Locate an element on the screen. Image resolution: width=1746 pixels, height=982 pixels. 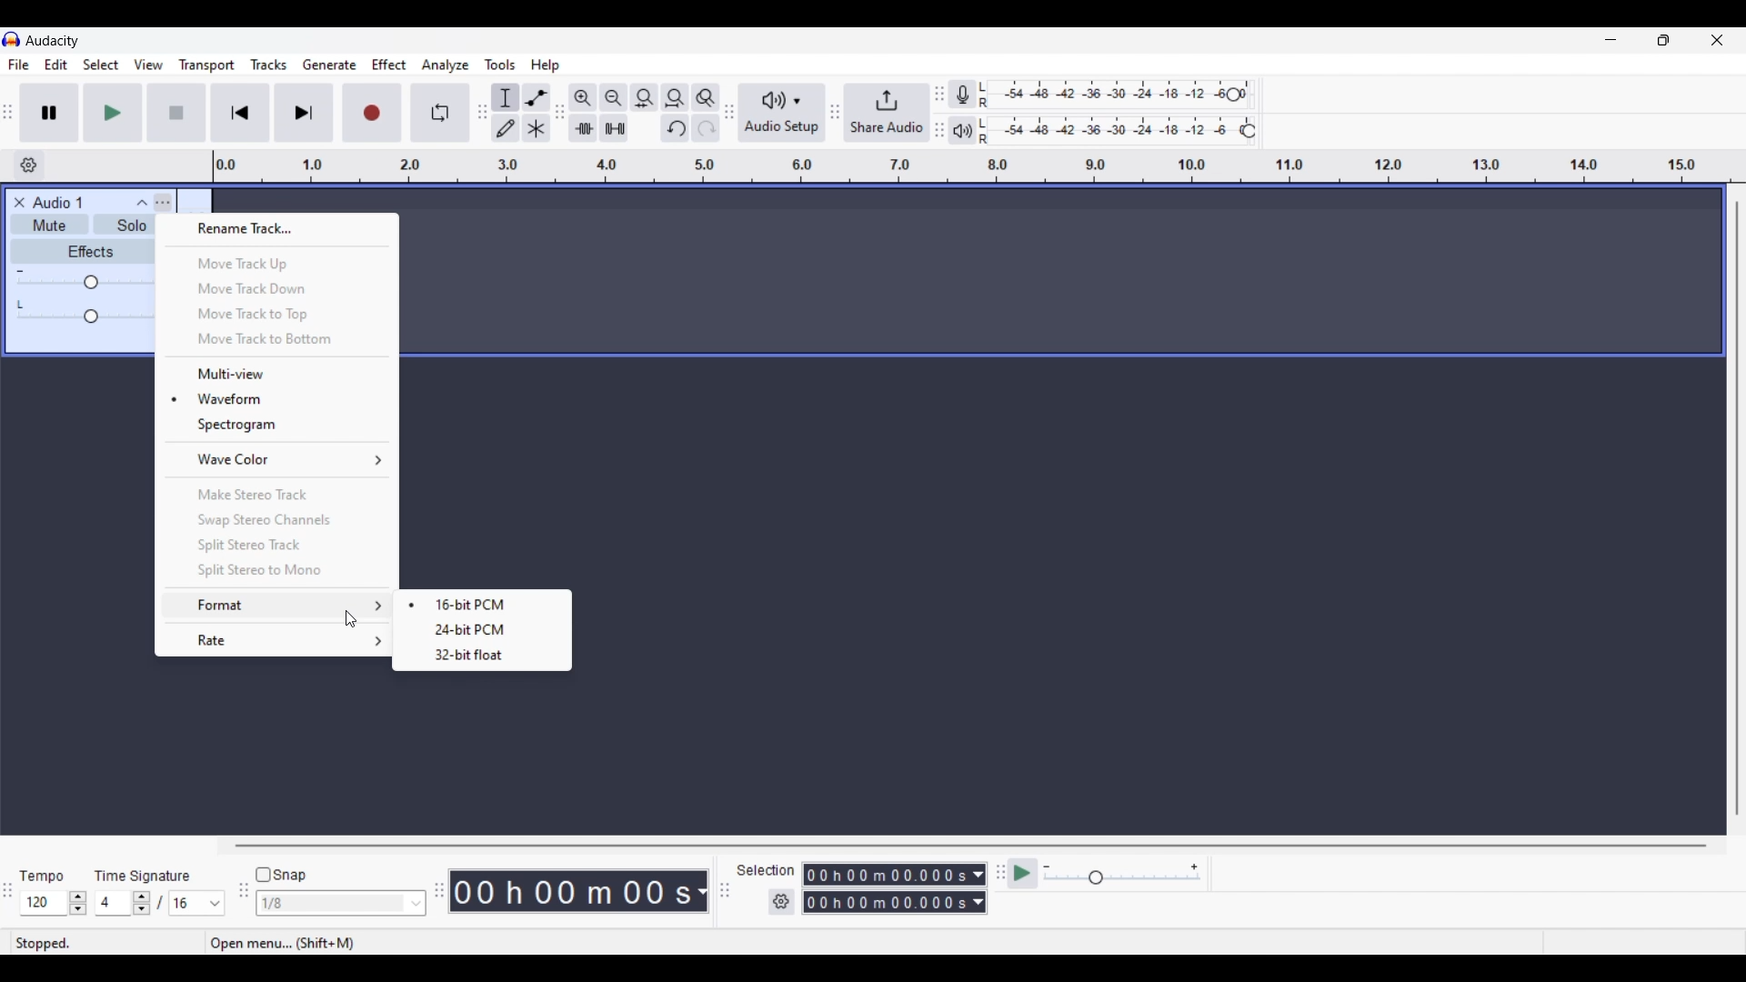
Scale to measure audio length is located at coordinates (979, 166).